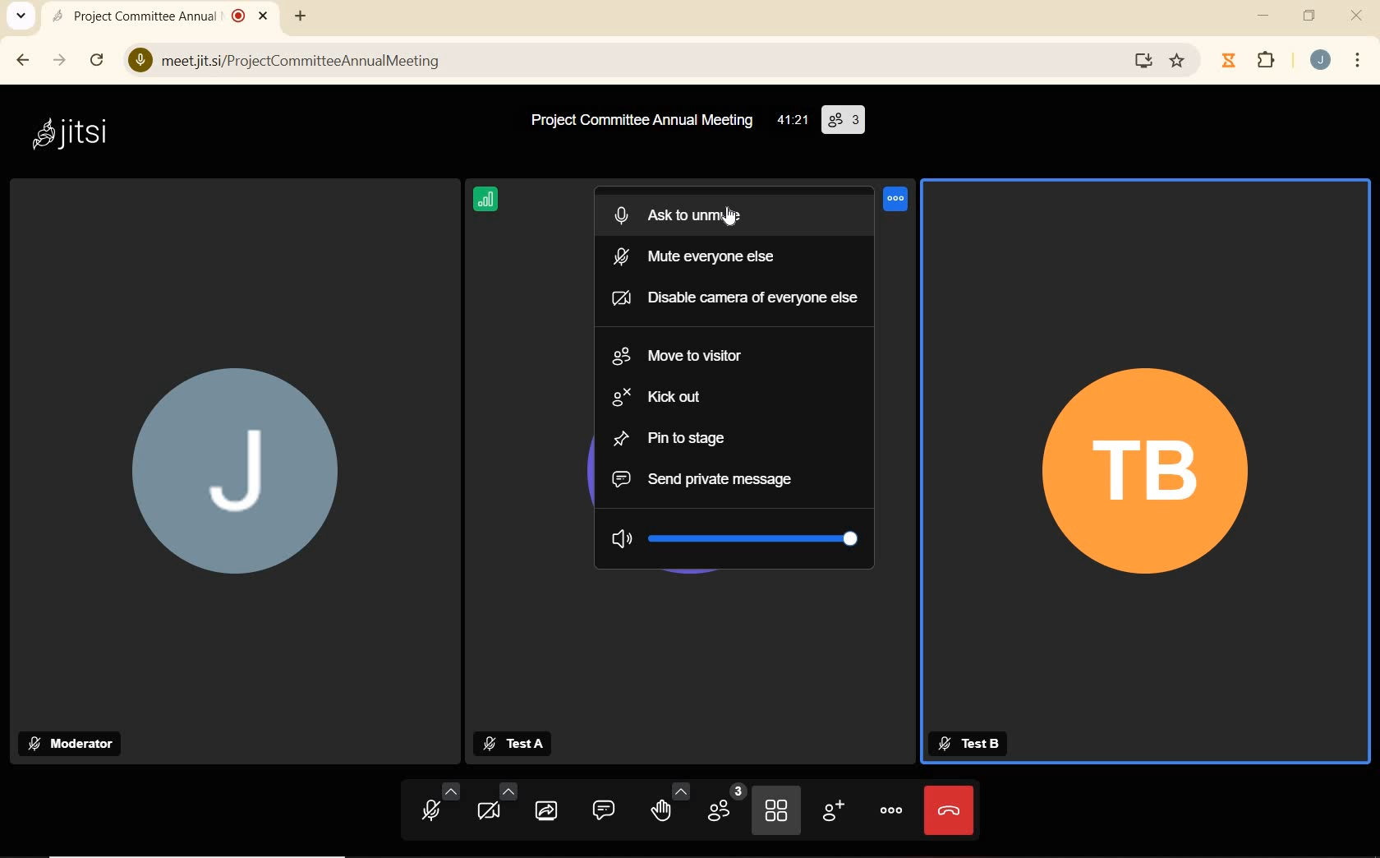 This screenshot has height=858, width=1380. What do you see at coordinates (264, 13) in the screenshot?
I see `CLOSE` at bounding box center [264, 13].